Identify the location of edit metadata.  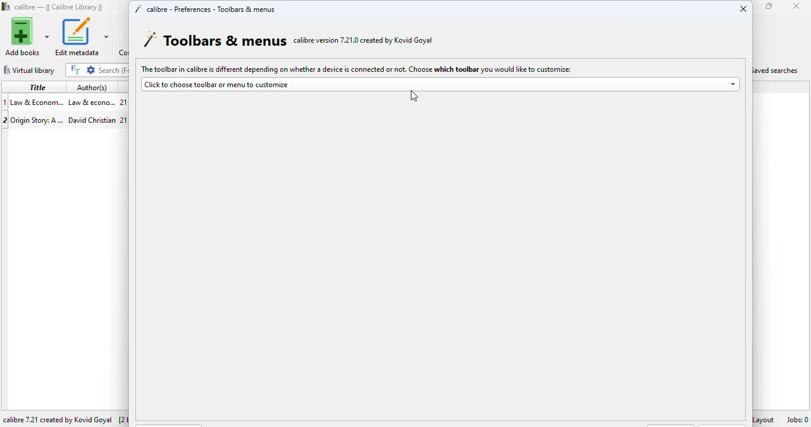
(81, 37).